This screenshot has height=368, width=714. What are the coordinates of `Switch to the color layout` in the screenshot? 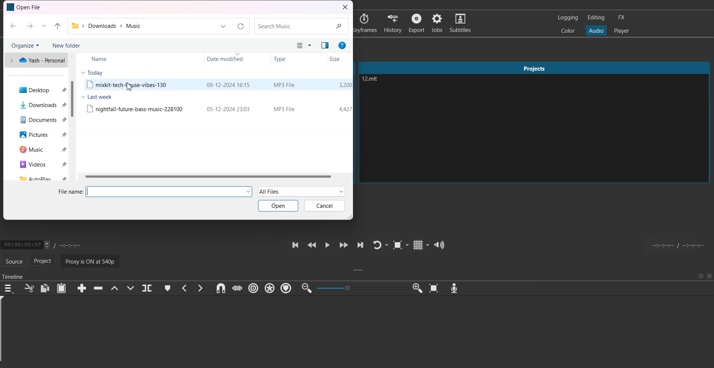 It's located at (569, 31).